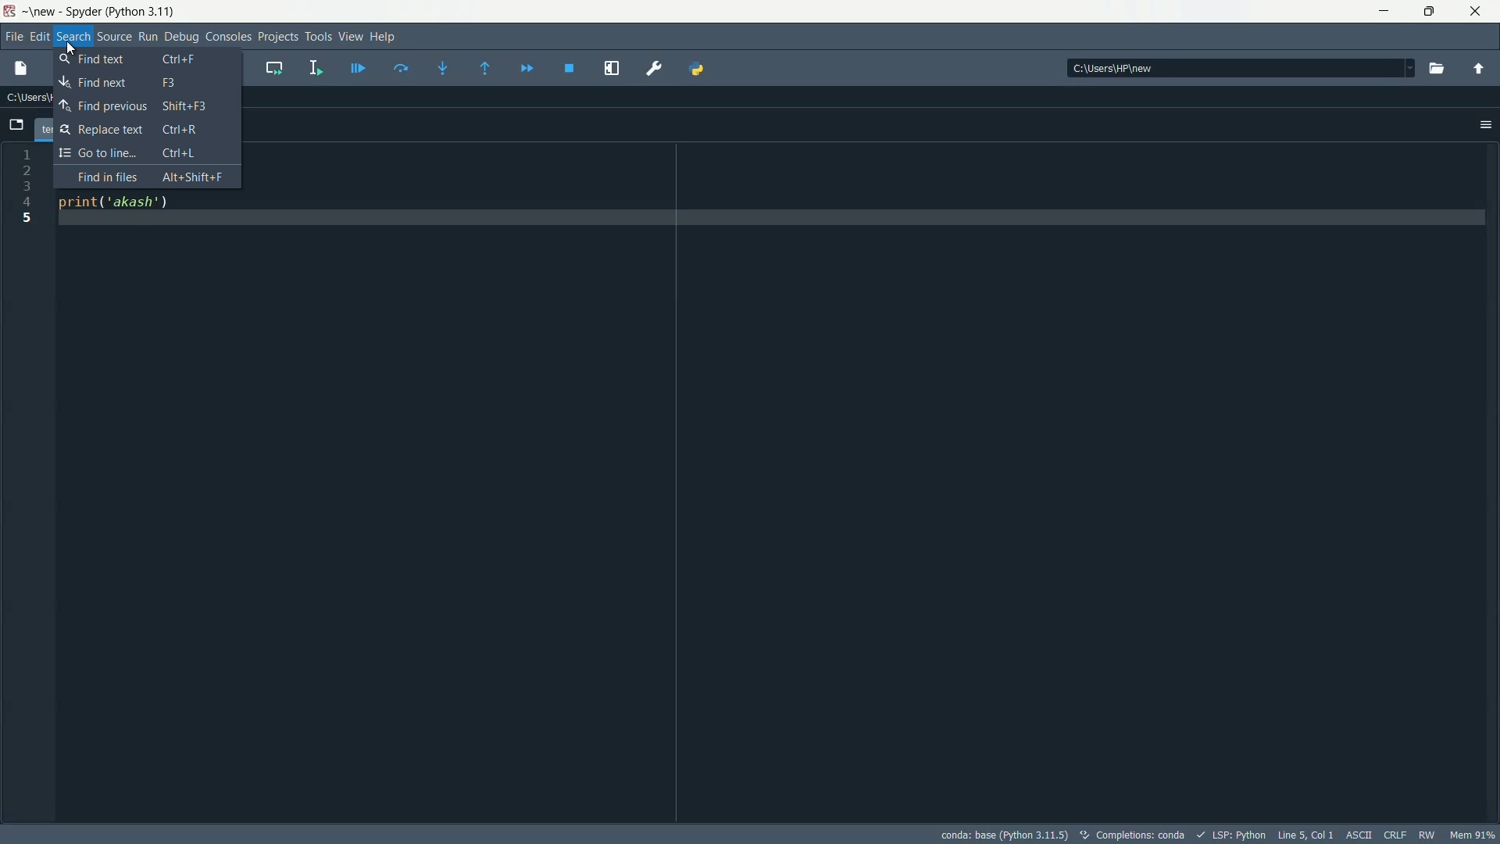  I want to click on run current cell and go to the next one, so click(273, 67).